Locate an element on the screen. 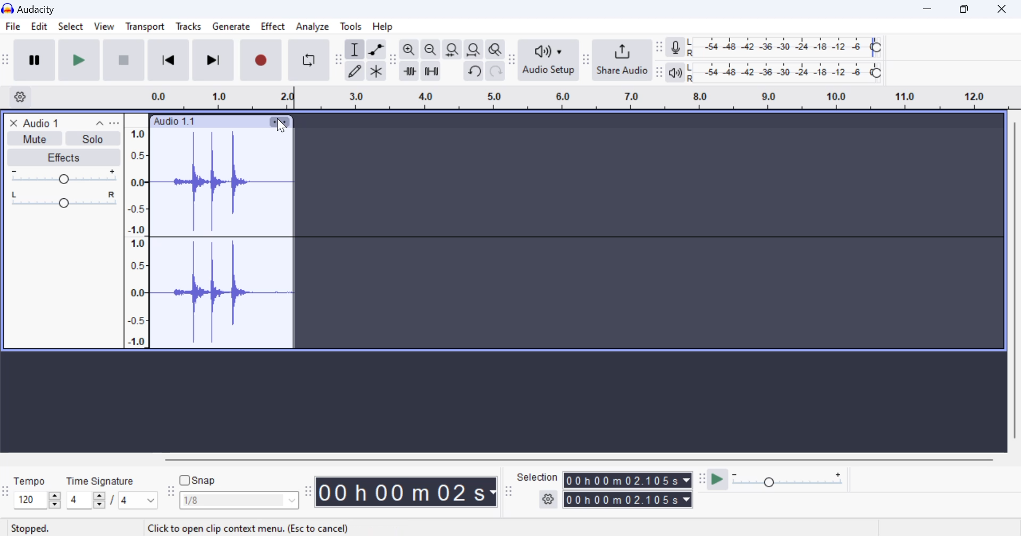 Image resolution: width=1021 pixels, height=536 pixels. Recording Level is located at coordinates (784, 47).